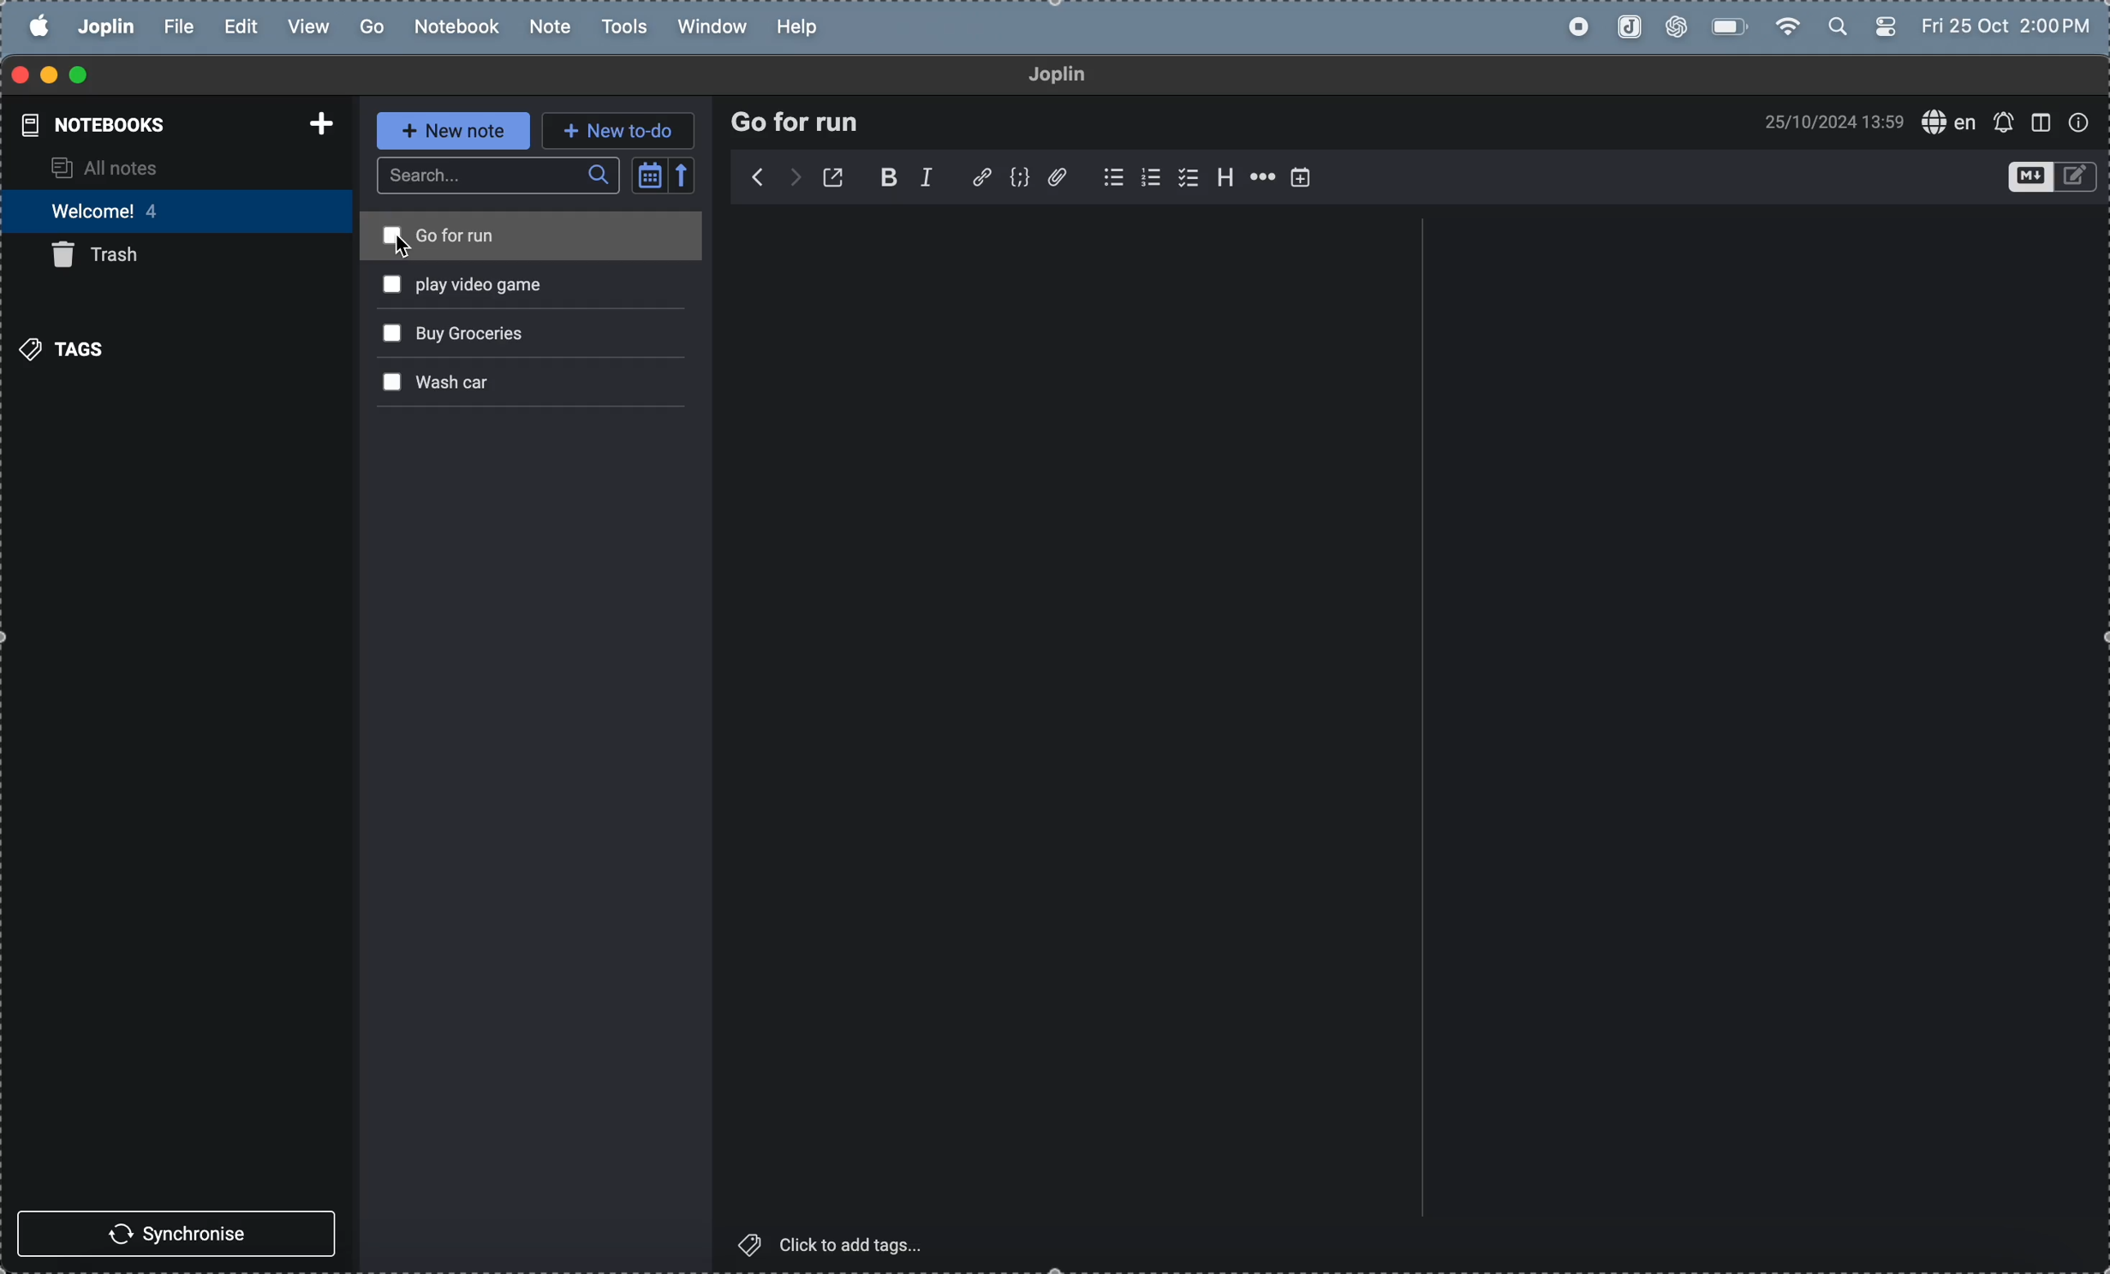 Image resolution: width=2110 pixels, height=1274 pixels. Describe the element at coordinates (2012, 23) in the screenshot. I see `time and date` at that location.